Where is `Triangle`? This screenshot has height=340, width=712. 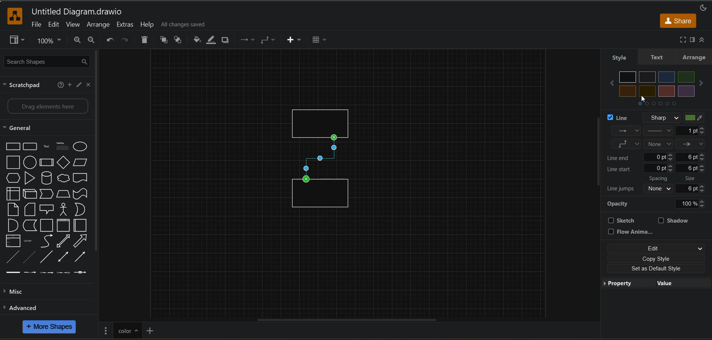 Triangle is located at coordinates (30, 178).